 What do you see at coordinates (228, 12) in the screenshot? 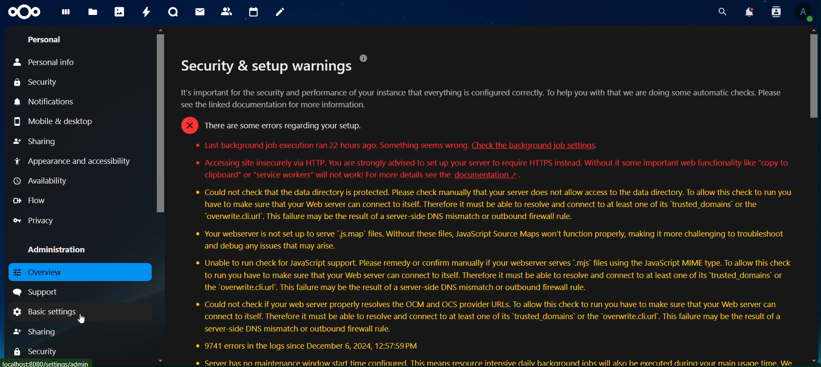
I see `contacts` at bounding box center [228, 12].